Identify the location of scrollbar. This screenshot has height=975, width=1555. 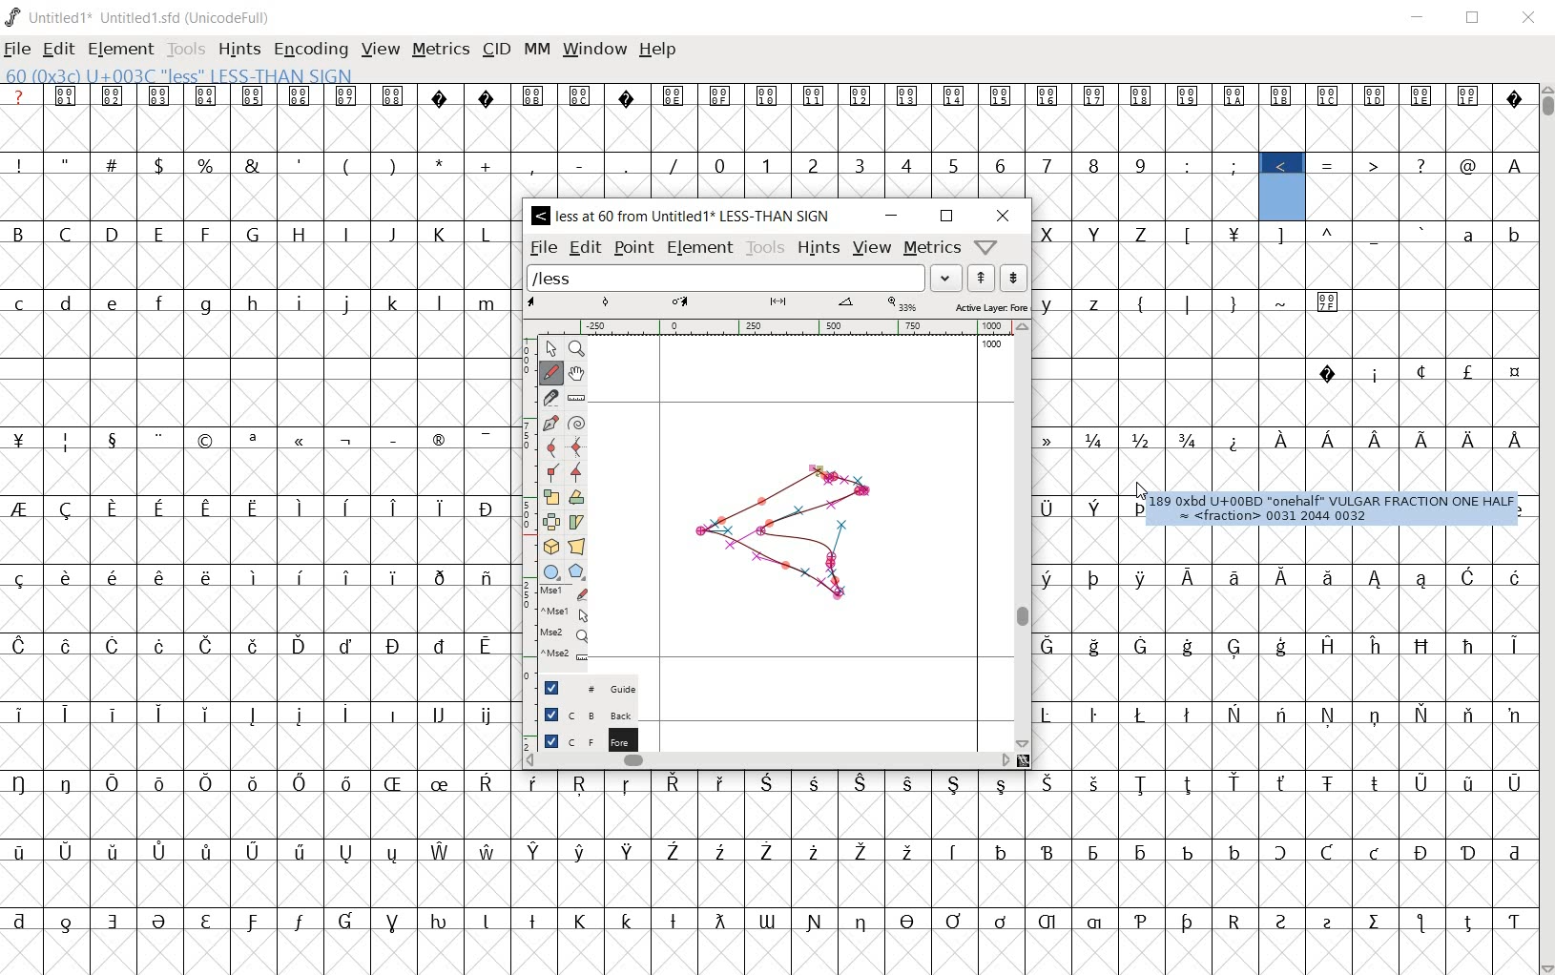
(1023, 535).